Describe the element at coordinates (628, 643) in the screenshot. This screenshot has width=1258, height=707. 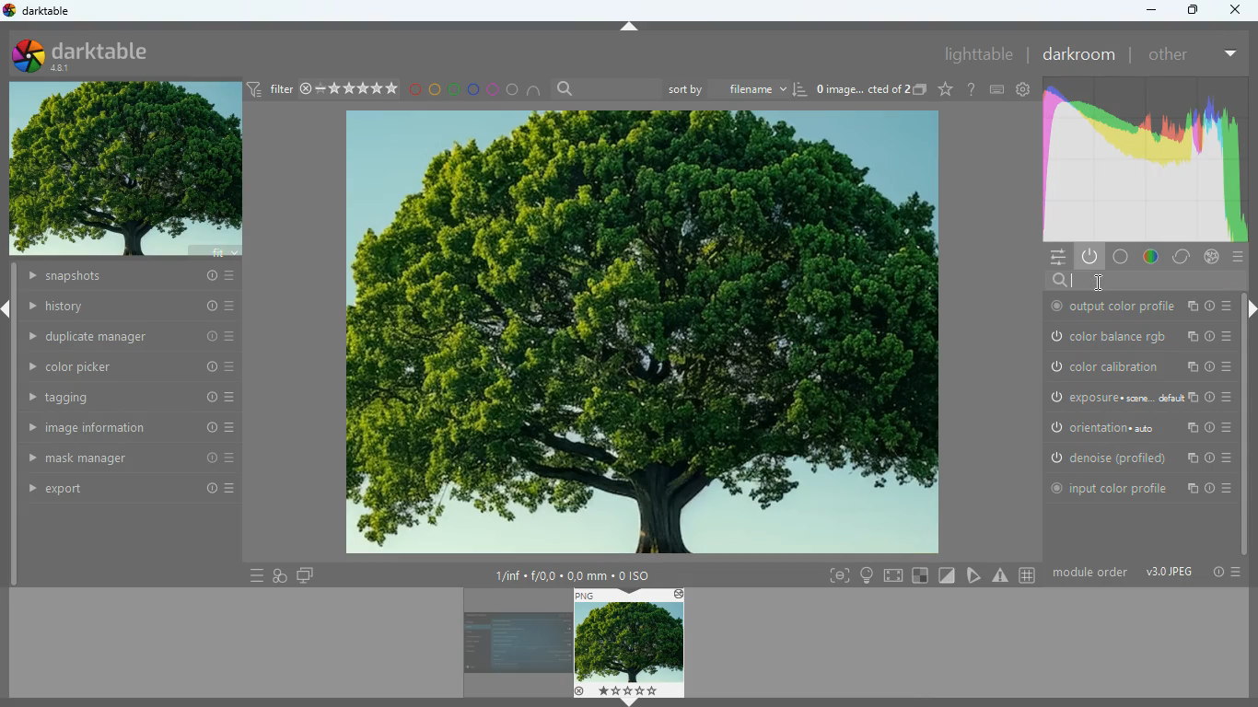
I see `image` at that location.